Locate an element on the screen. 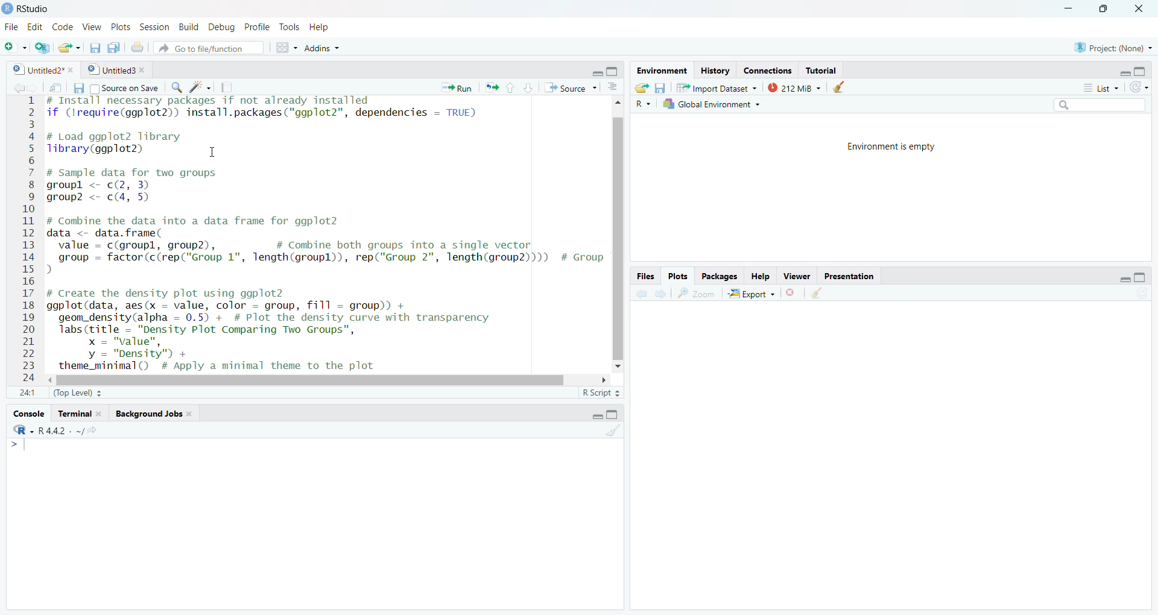 This screenshot has width=1158, height=615. build is located at coordinates (188, 27).